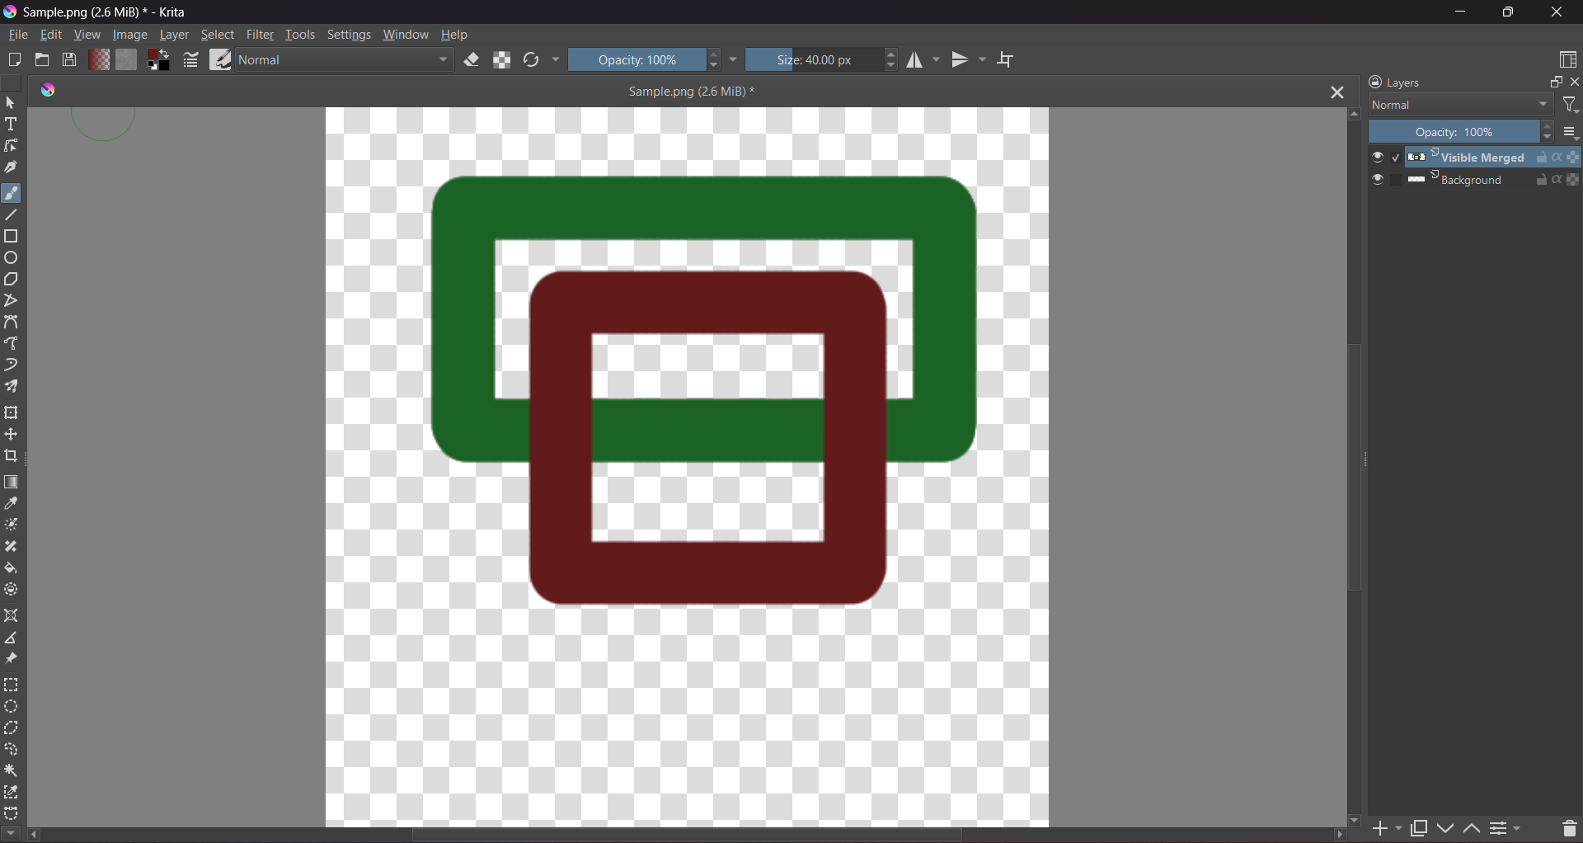 The image size is (1583, 843). I want to click on Bezier Curve Selection, so click(12, 811).